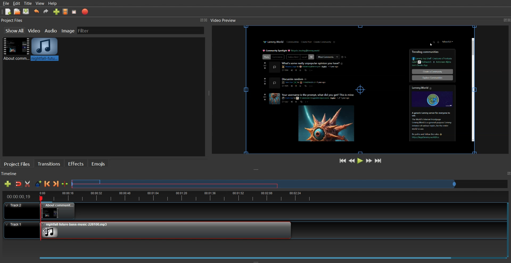 Image resolution: width=511 pixels, height=263 pixels. What do you see at coordinates (15, 49) in the screenshot?
I see `Video File` at bounding box center [15, 49].